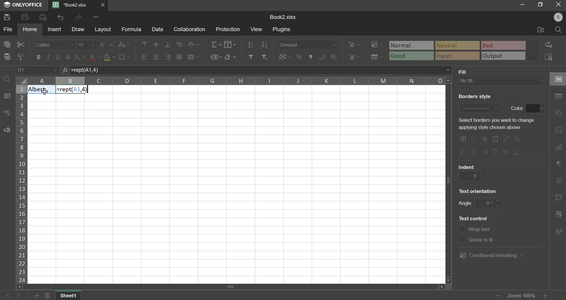  Describe the element at coordinates (124, 45) in the screenshot. I see `change case` at that location.